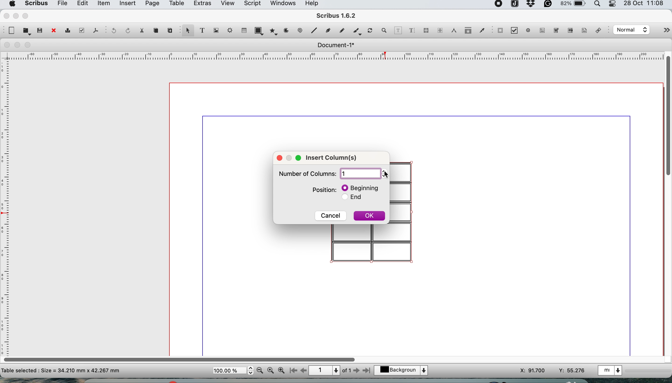 The width and height of the screenshot is (672, 383). Describe the element at coordinates (599, 5) in the screenshot. I see `spotlight search` at that location.